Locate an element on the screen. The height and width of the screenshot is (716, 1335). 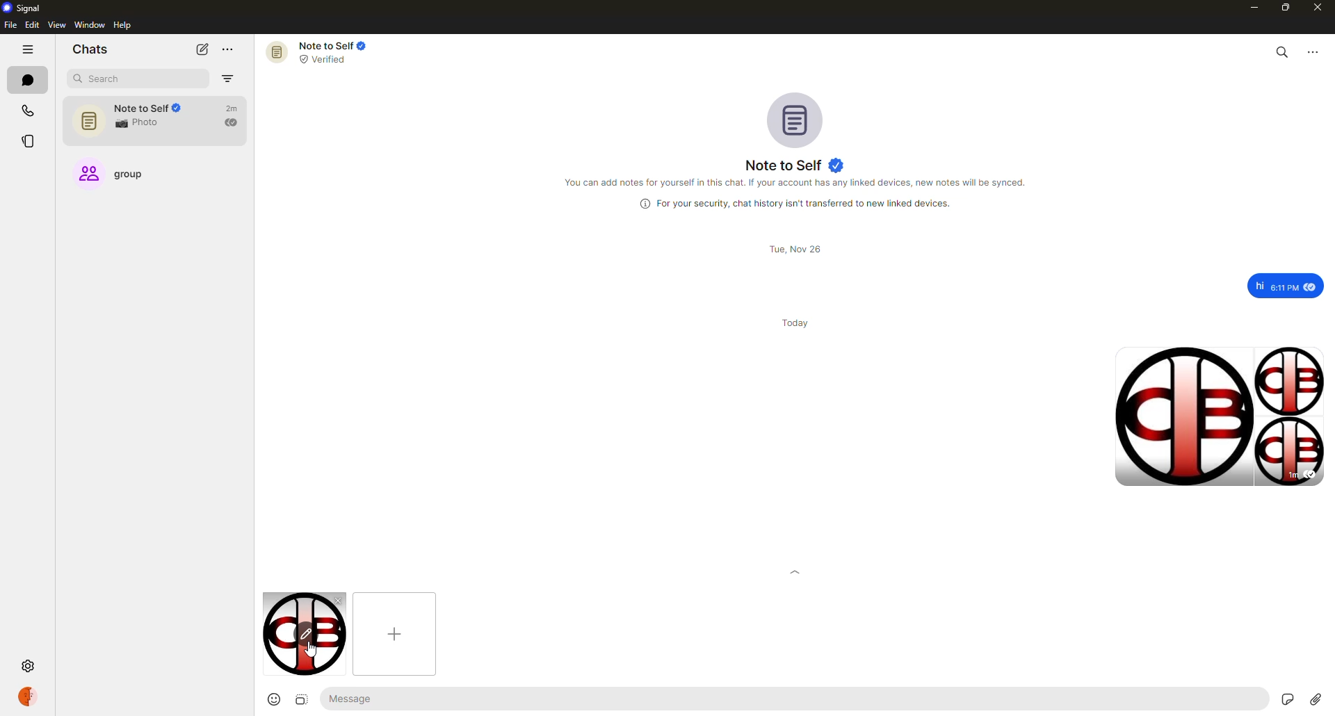
info is located at coordinates (798, 183).